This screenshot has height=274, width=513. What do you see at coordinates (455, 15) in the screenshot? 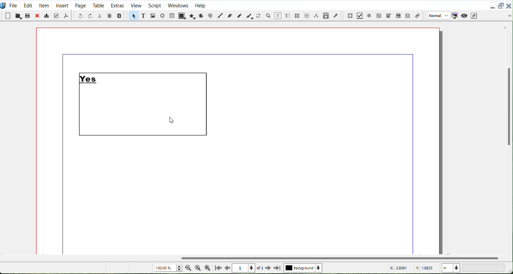
I see `Toggle color` at bounding box center [455, 15].